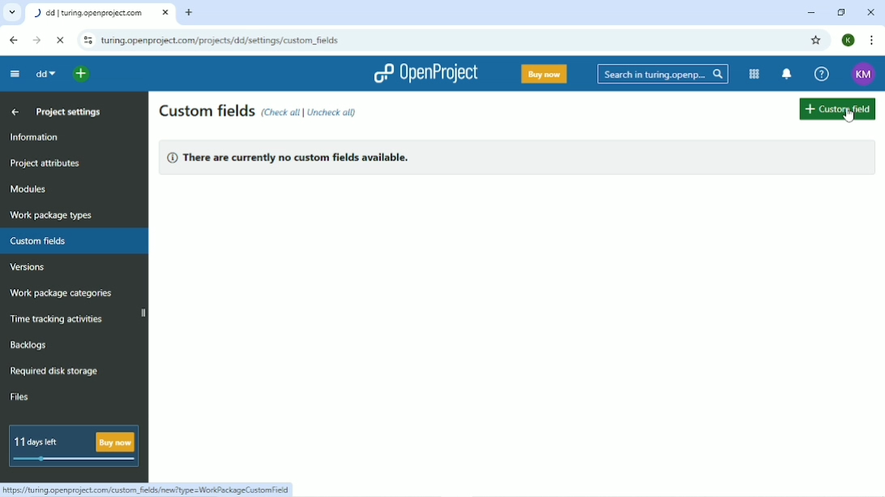  Describe the element at coordinates (821, 74) in the screenshot. I see `Help` at that location.